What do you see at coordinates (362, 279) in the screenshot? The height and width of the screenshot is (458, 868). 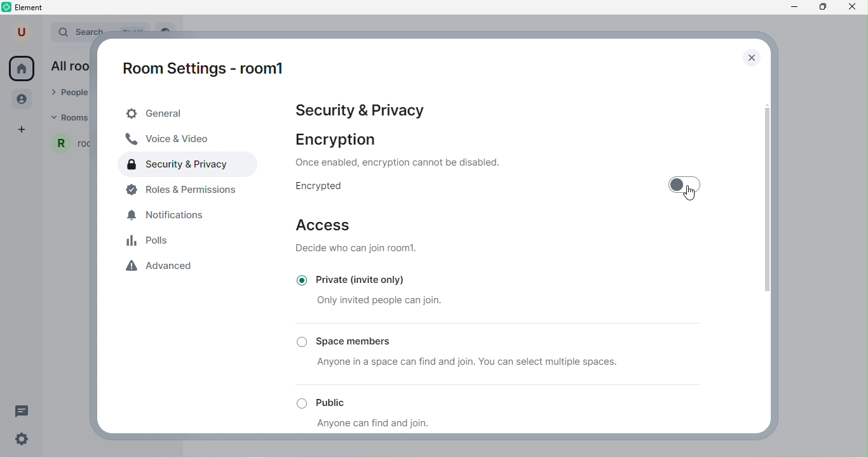 I see `private` at bounding box center [362, 279].